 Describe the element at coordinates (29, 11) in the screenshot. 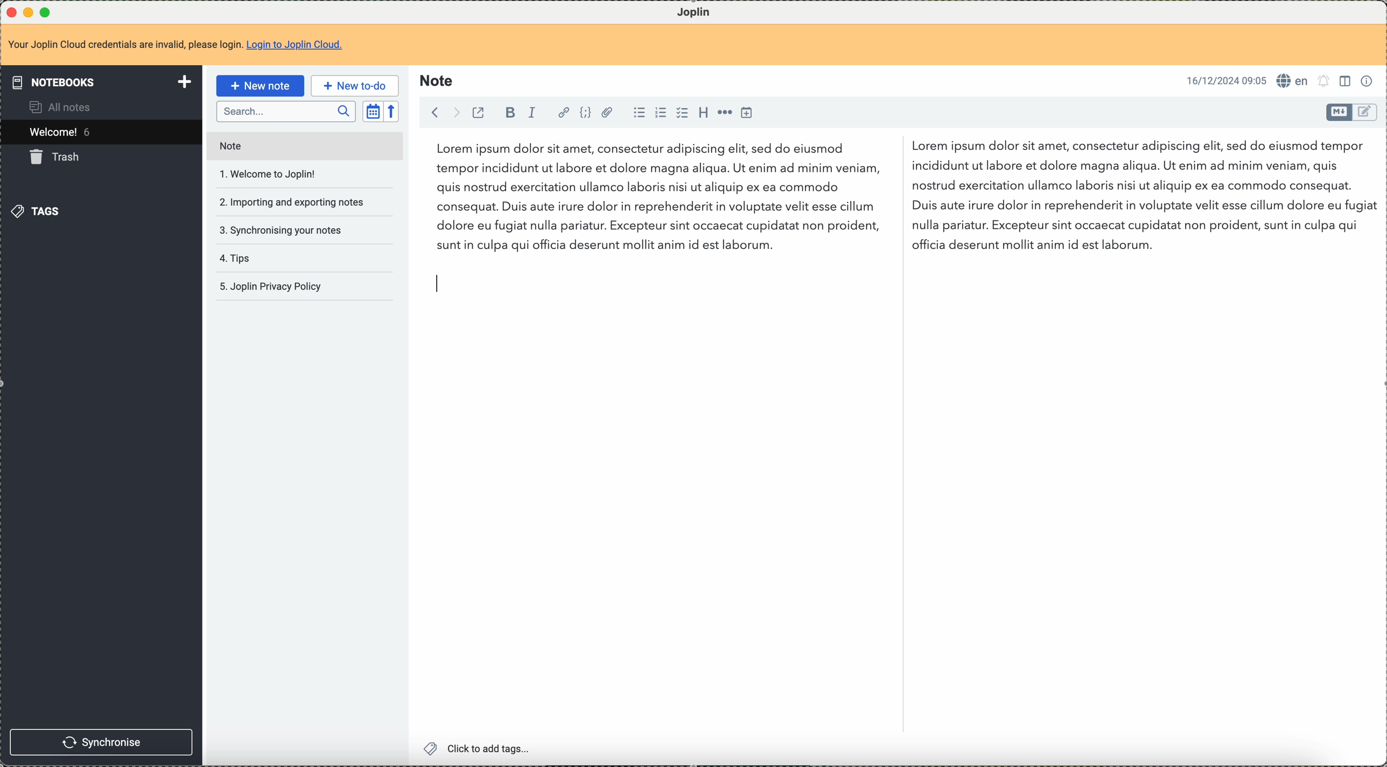

I see `minimize` at that location.